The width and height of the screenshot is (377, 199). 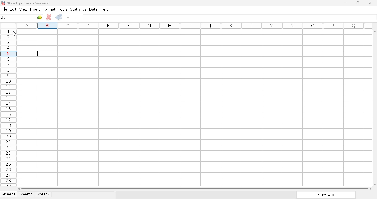 What do you see at coordinates (35, 9) in the screenshot?
I see `insert` at bounding box center [35, 9].